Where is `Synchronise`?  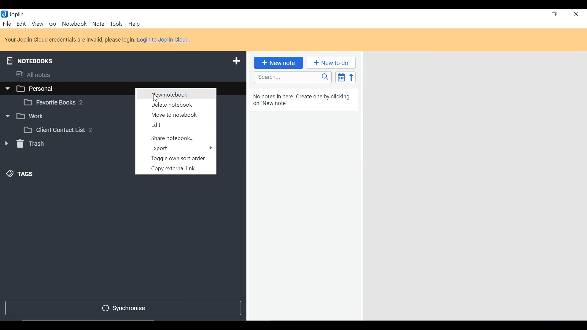 Synchronise is located at coordinates (122, 309).